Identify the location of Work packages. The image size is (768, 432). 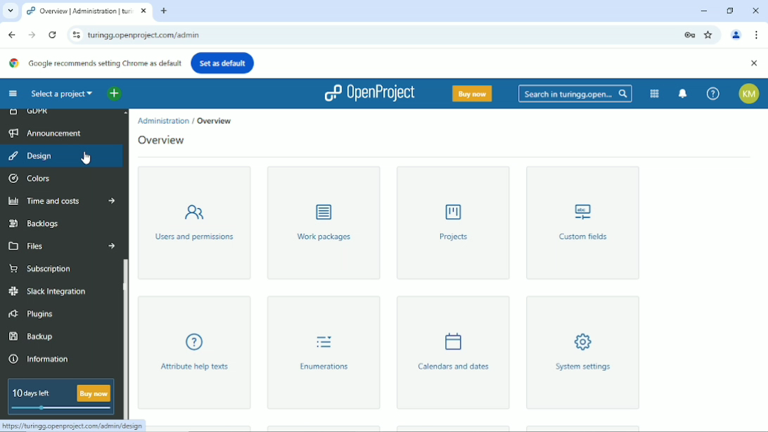
(324, 223).